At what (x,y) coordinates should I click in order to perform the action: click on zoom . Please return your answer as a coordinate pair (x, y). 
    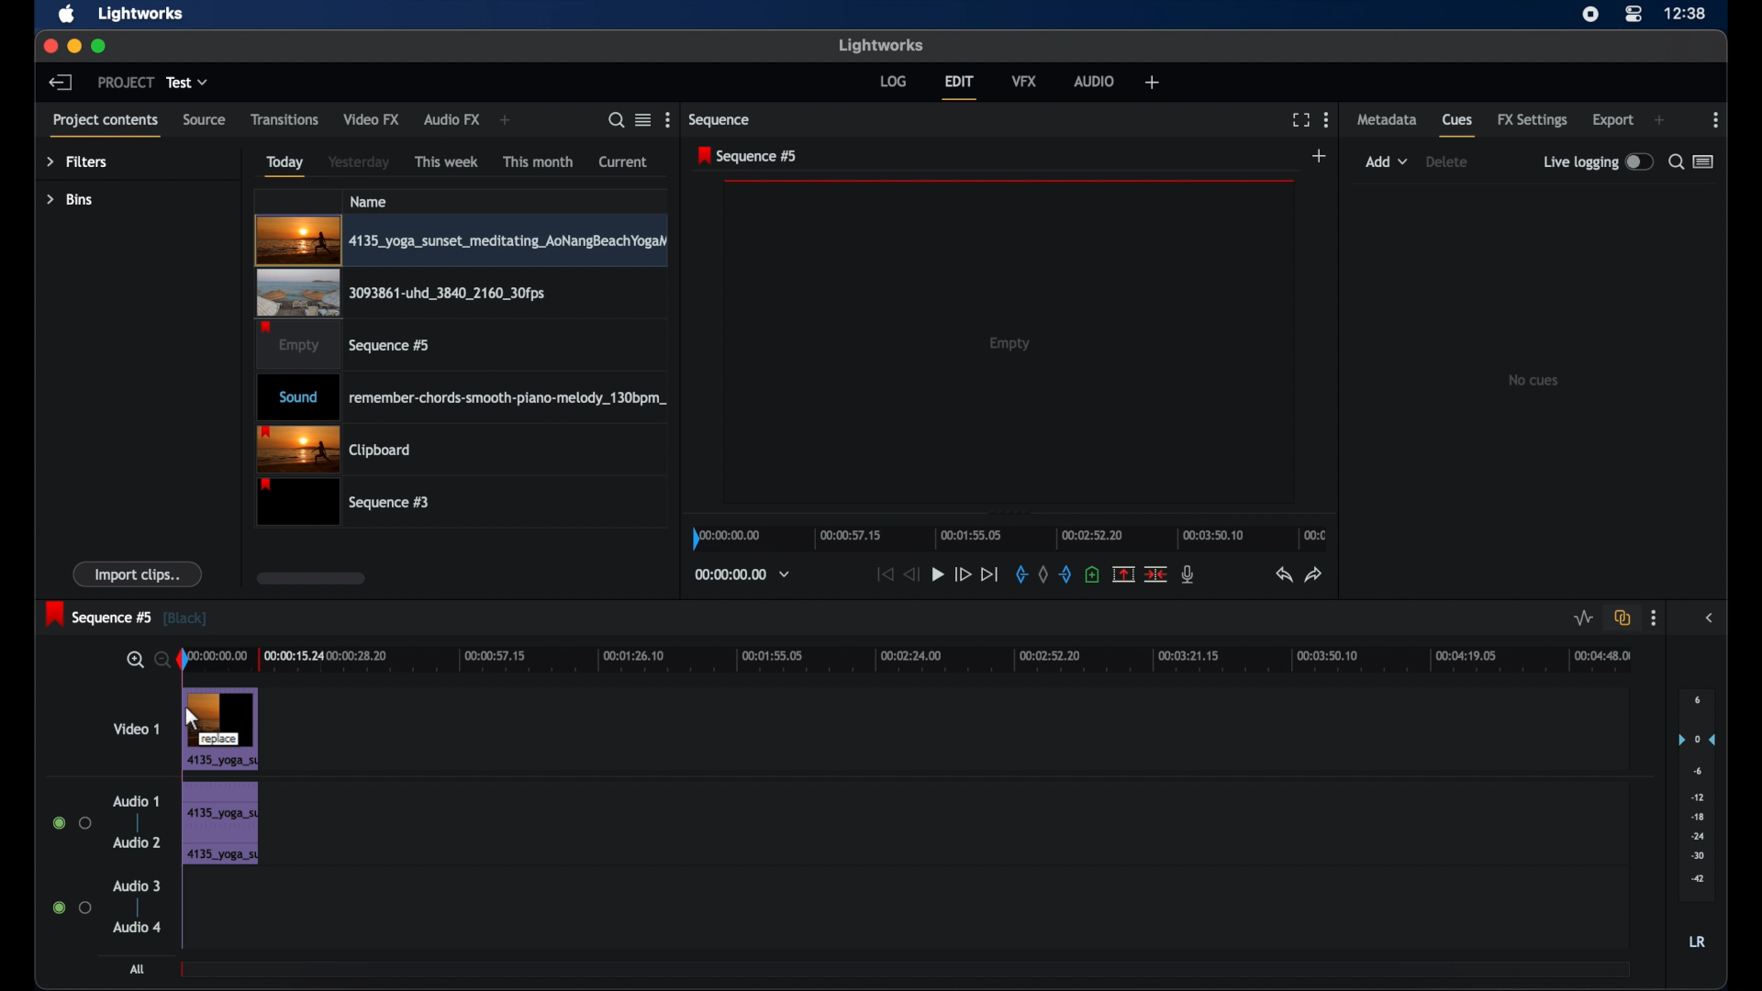
    Looking at the image, I should click on (143, 659).